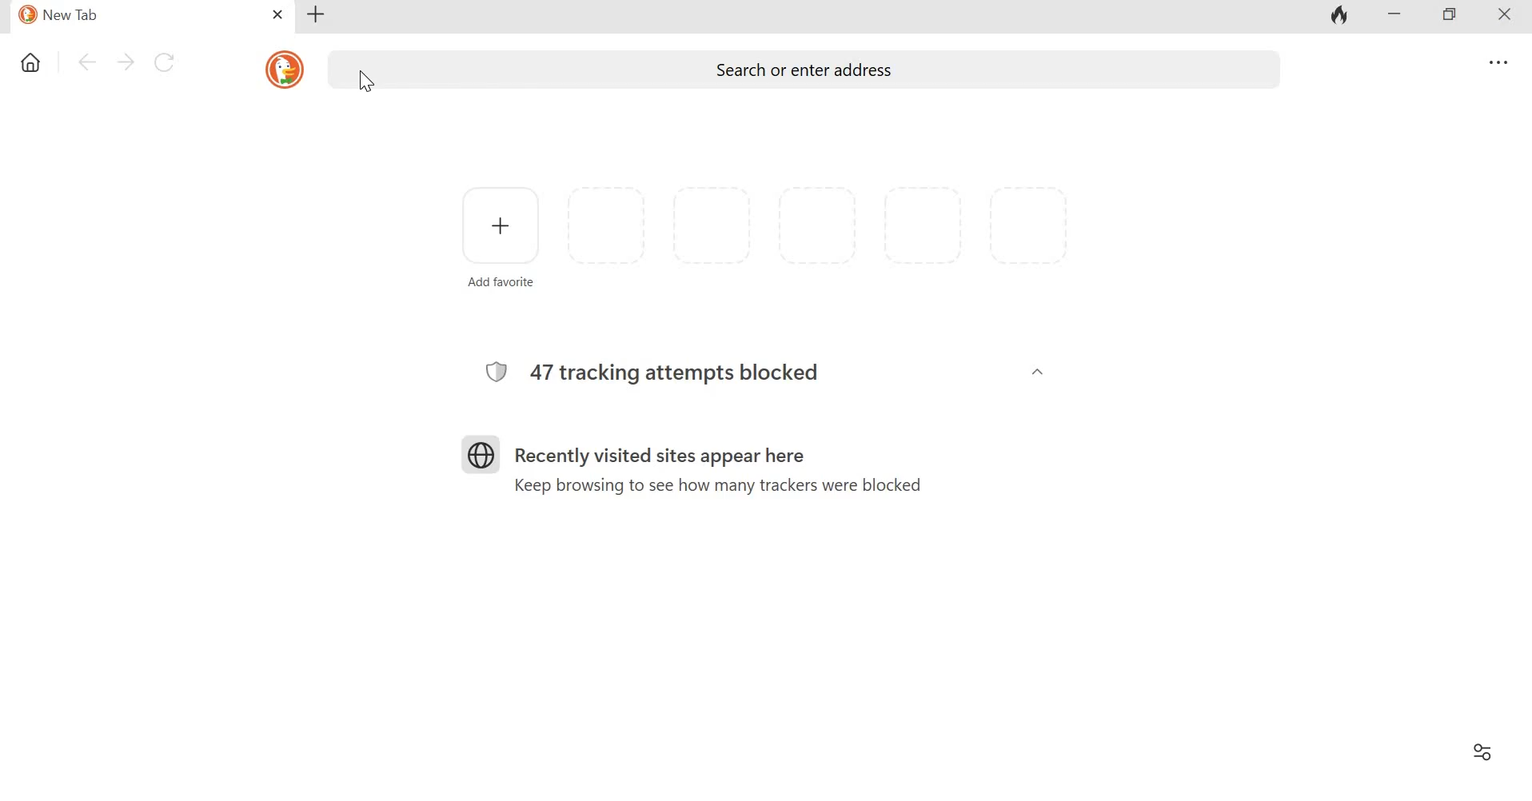  I want to click on Keep browsing to see how many trackers were blocked, so click(723, 488).